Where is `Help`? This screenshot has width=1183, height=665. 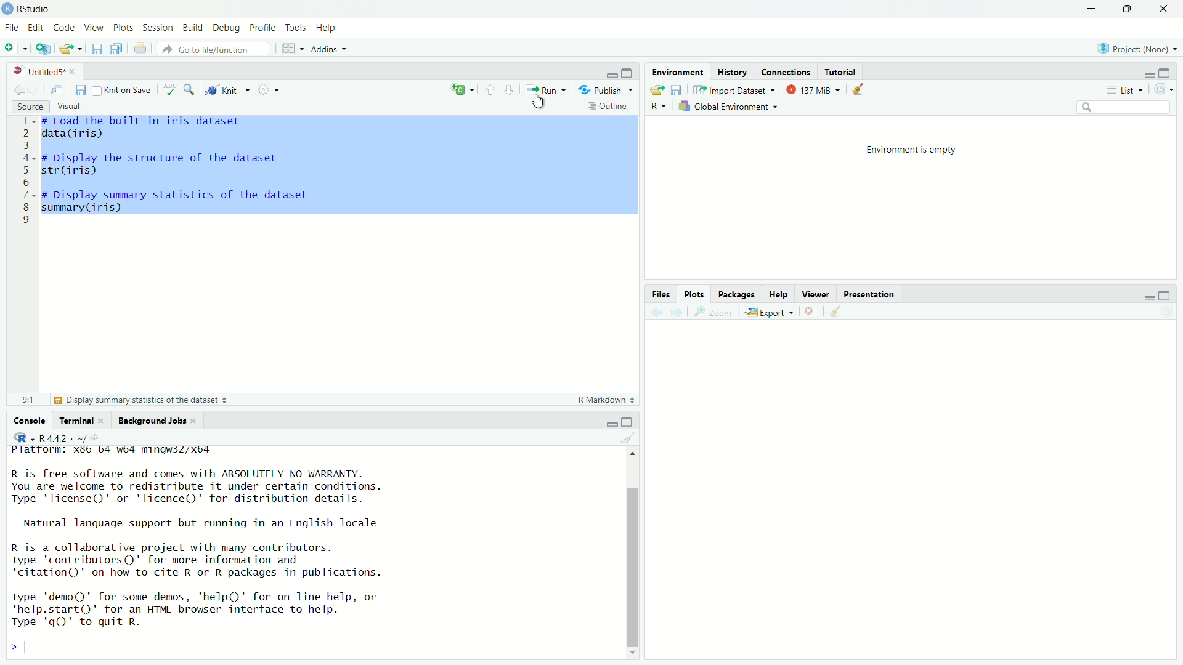
Help is located at coordinates (778, 293).